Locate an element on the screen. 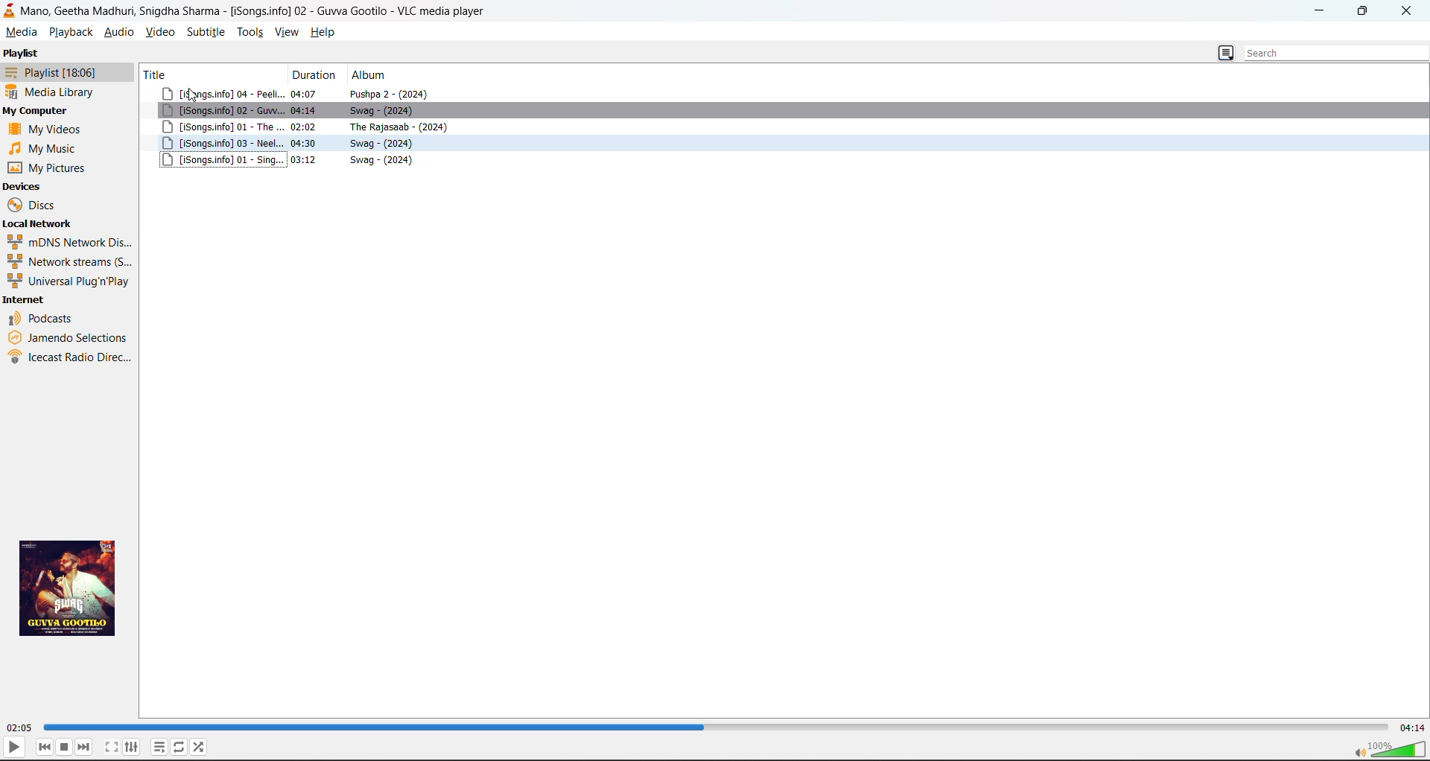  discs is located at coordinates (35, 205).